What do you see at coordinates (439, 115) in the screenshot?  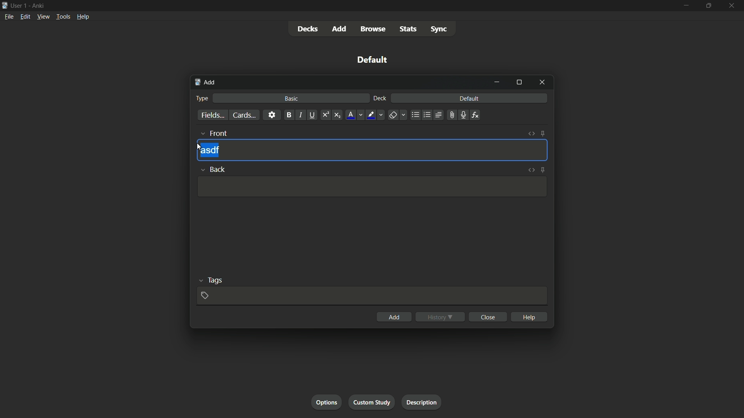 I see `alignment` at bounding box center [439, 115].